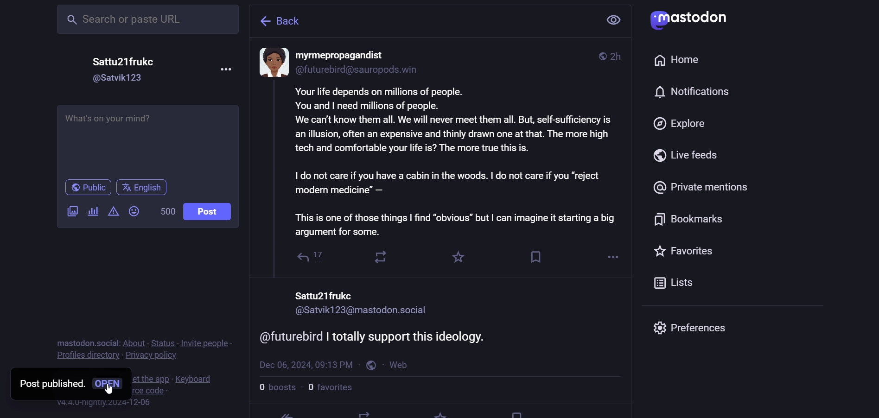  Describe the element at coordinates (164, 343) in the screenshot. I see `status` at that location.